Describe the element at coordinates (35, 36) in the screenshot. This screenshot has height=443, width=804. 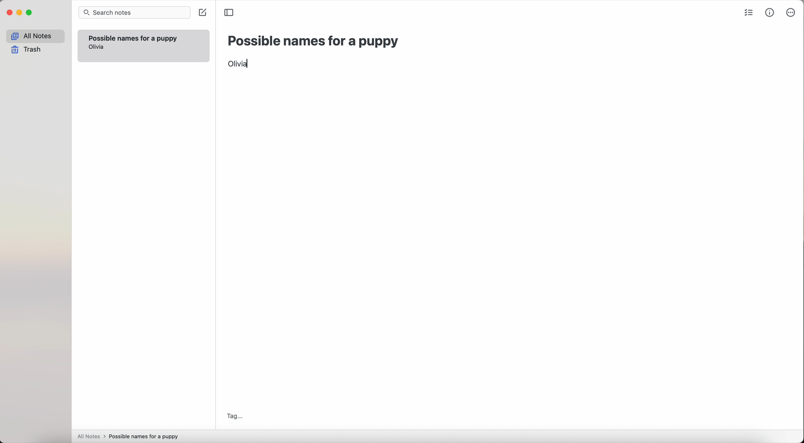
I see `all notes` at that location.